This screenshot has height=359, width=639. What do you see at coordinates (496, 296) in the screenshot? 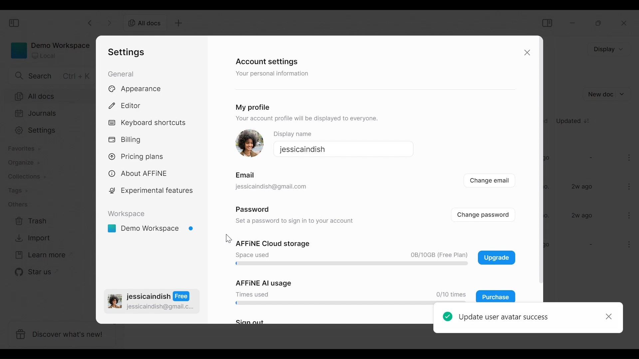
I see `Purchase` at bounding box center [496, 296].